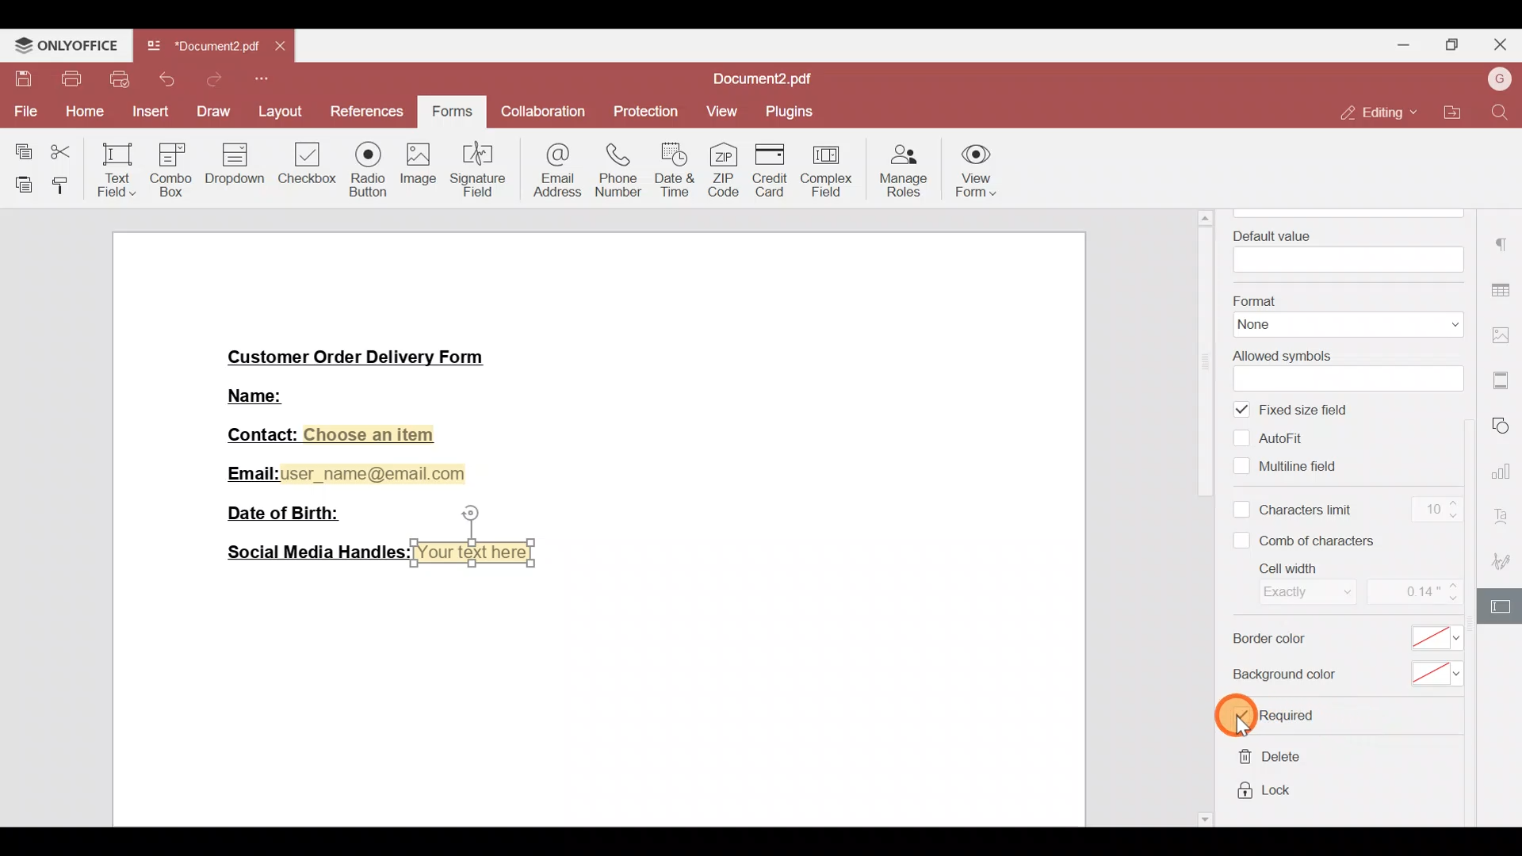 The image size is (1522, 856). Describe the element at coordinates (1343, 642) in the screenshot. I see `Border color` at that location.